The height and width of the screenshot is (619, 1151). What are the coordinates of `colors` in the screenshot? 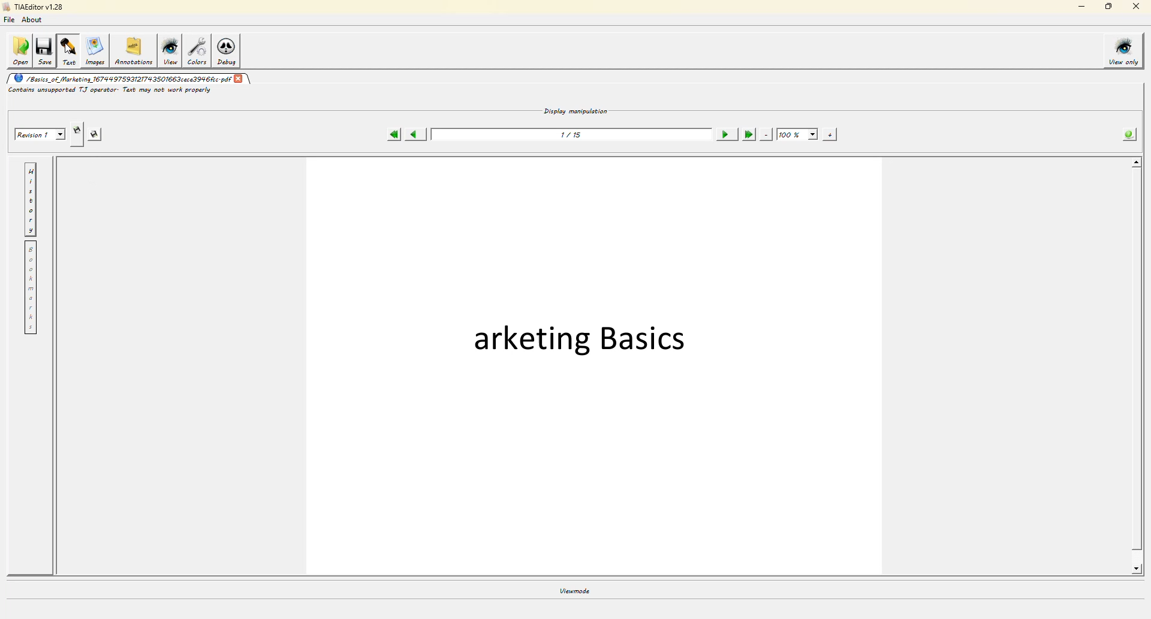 It's located at (198, 52).